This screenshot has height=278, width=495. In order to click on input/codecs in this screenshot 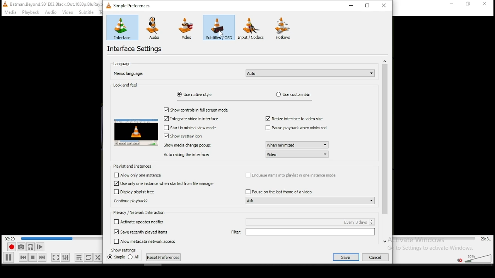, I will do `click(251, 28)`.